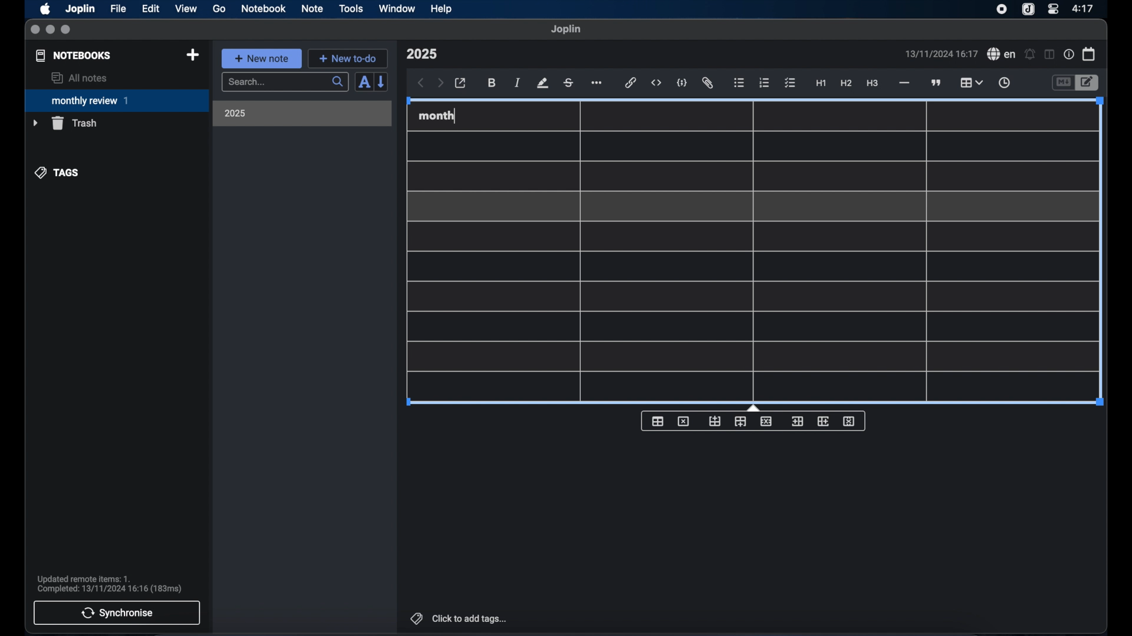  I want to click on new note, so click(261, 58).